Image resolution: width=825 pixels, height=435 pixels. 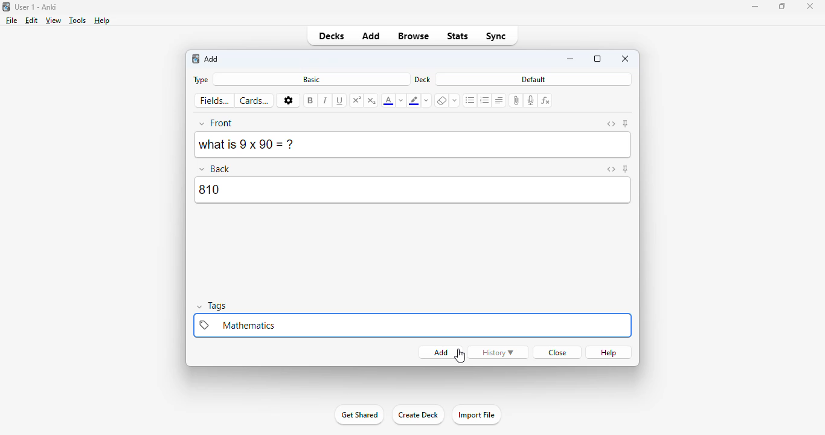 I want to click on tools, so click(x=78, y=21).